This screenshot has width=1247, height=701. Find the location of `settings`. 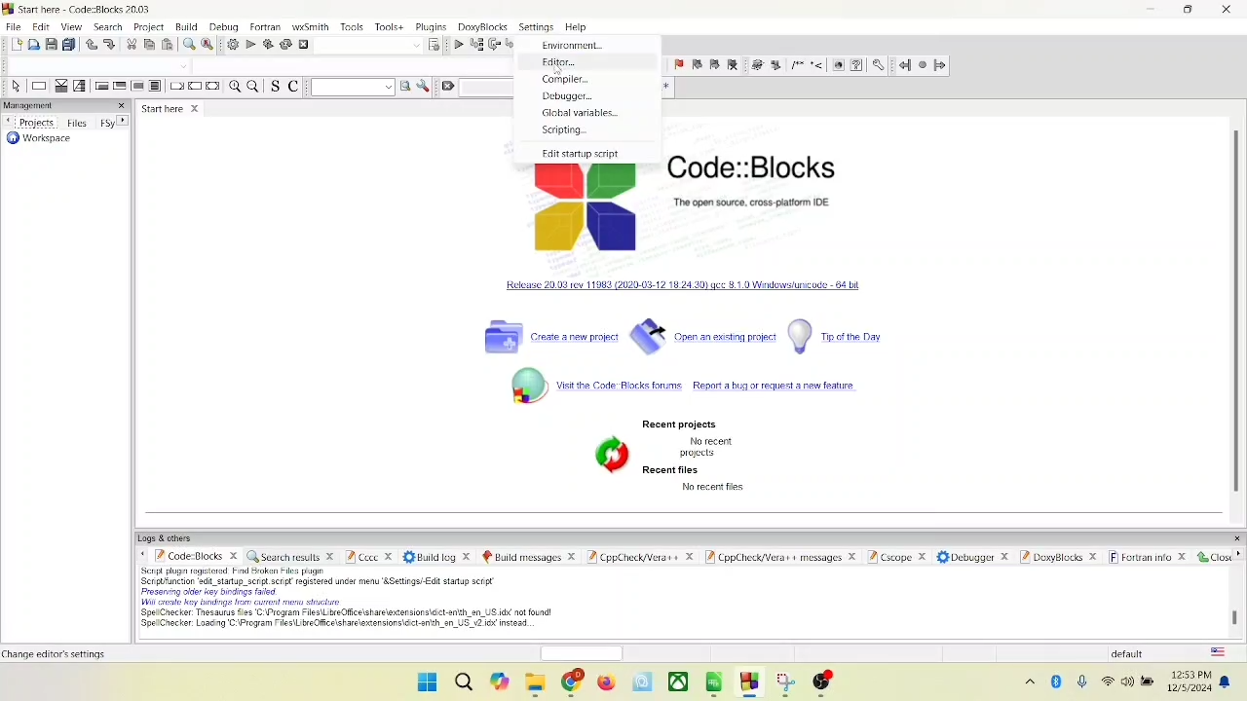

settings is located at coordinates (877, 64).